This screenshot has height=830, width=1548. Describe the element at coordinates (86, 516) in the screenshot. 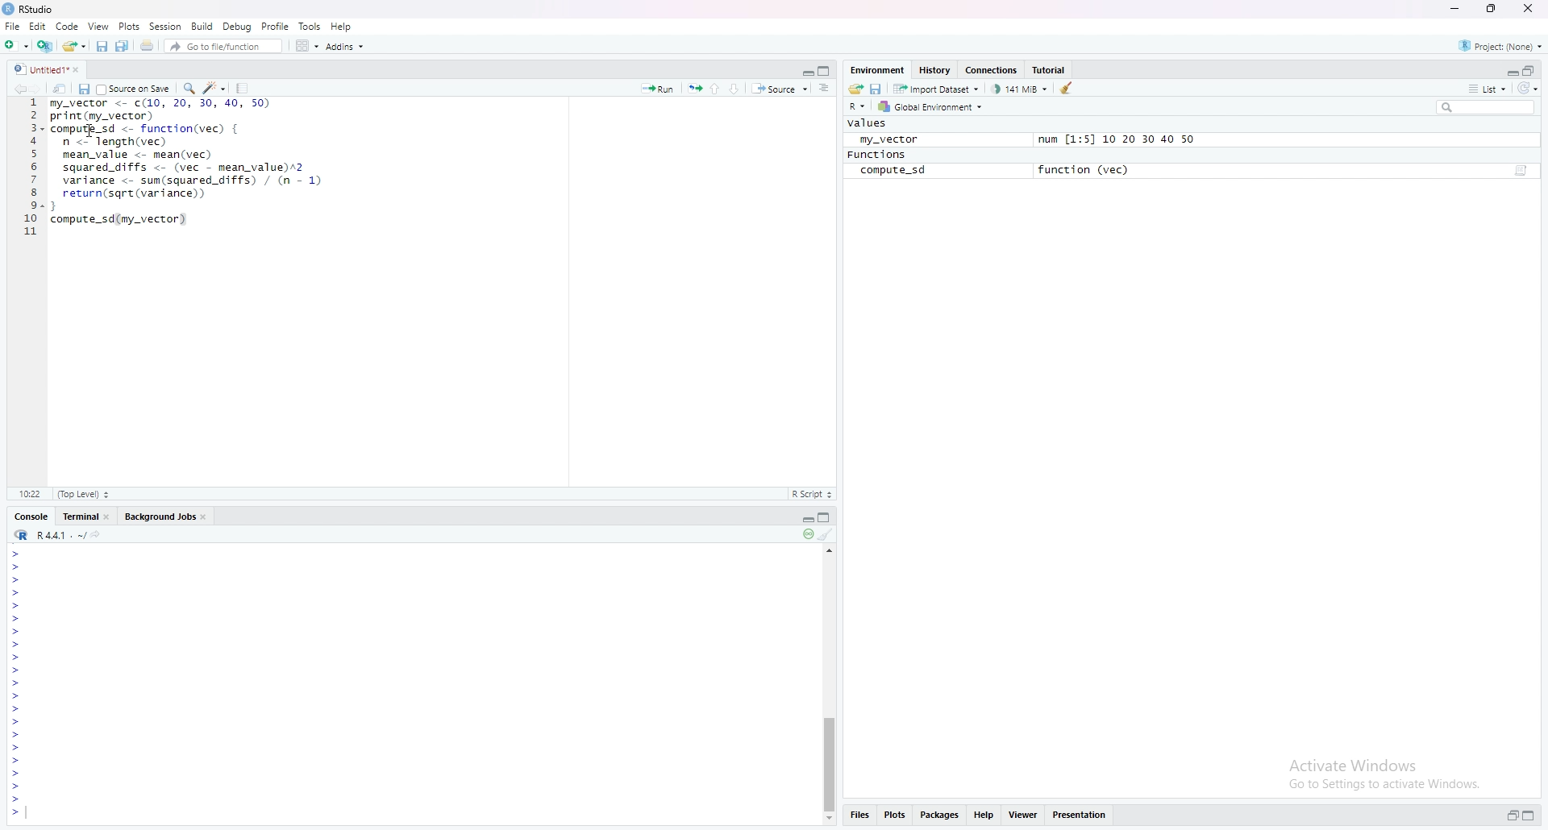

I see `Terminal` at that location.